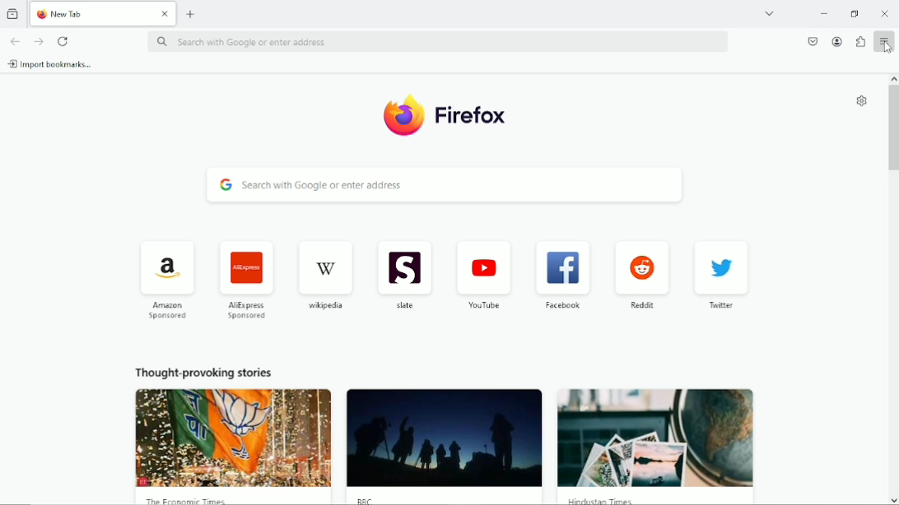 This screenshot has width=899, height=505. Describe the element at coordinates (436, 43) in the screenshot. I see `search bar` at that location.